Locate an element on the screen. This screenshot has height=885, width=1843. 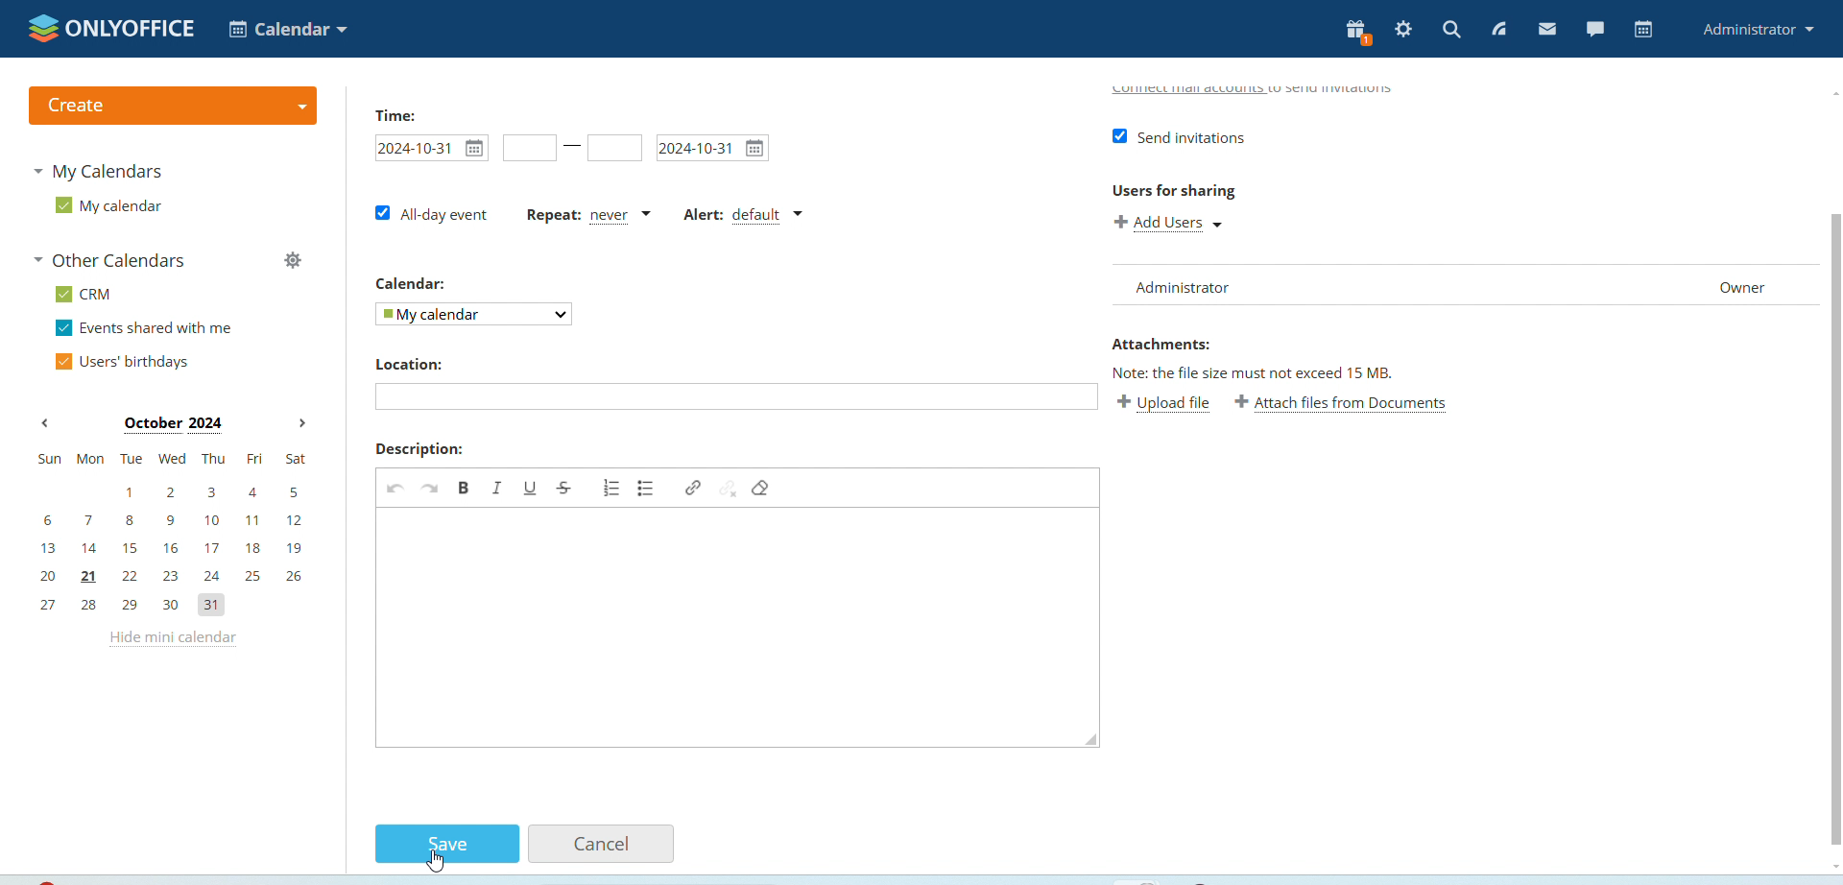
Send invitations is located at coordinates (1181, 136).